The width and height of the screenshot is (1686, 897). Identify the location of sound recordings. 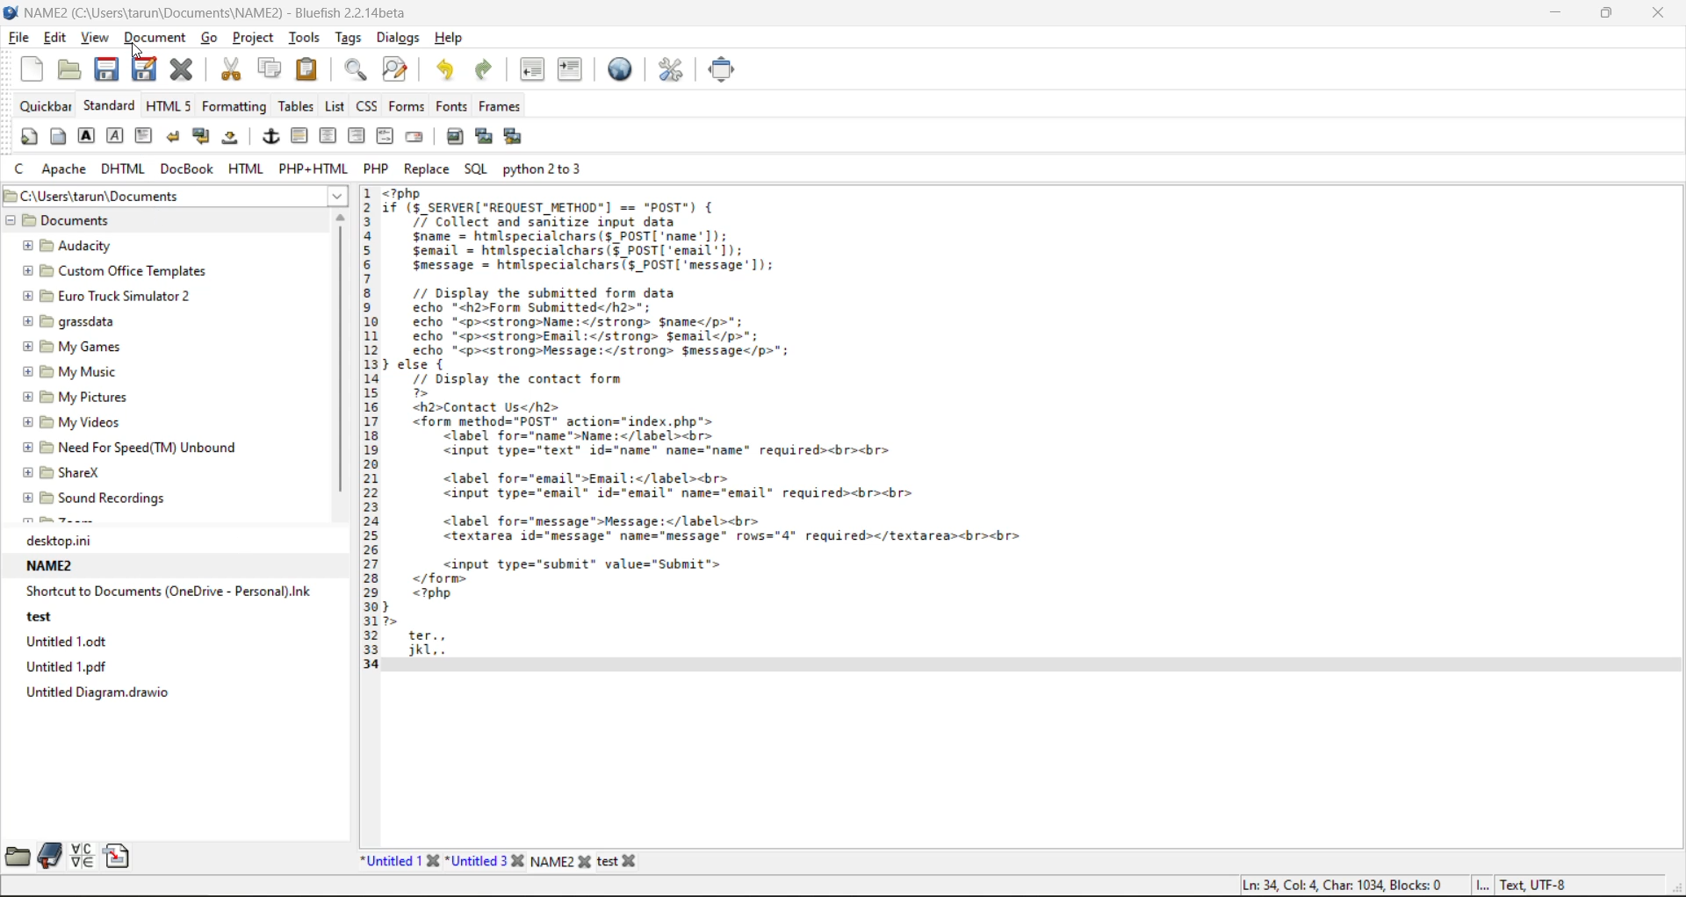
(113, 499).